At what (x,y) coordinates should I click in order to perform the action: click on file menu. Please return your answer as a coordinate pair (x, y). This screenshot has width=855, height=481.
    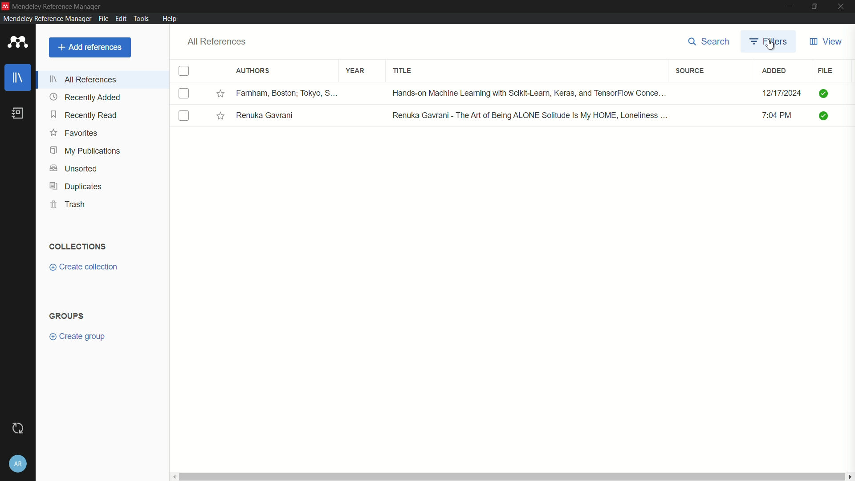
    Looking at the image, I should click on (103, 18).